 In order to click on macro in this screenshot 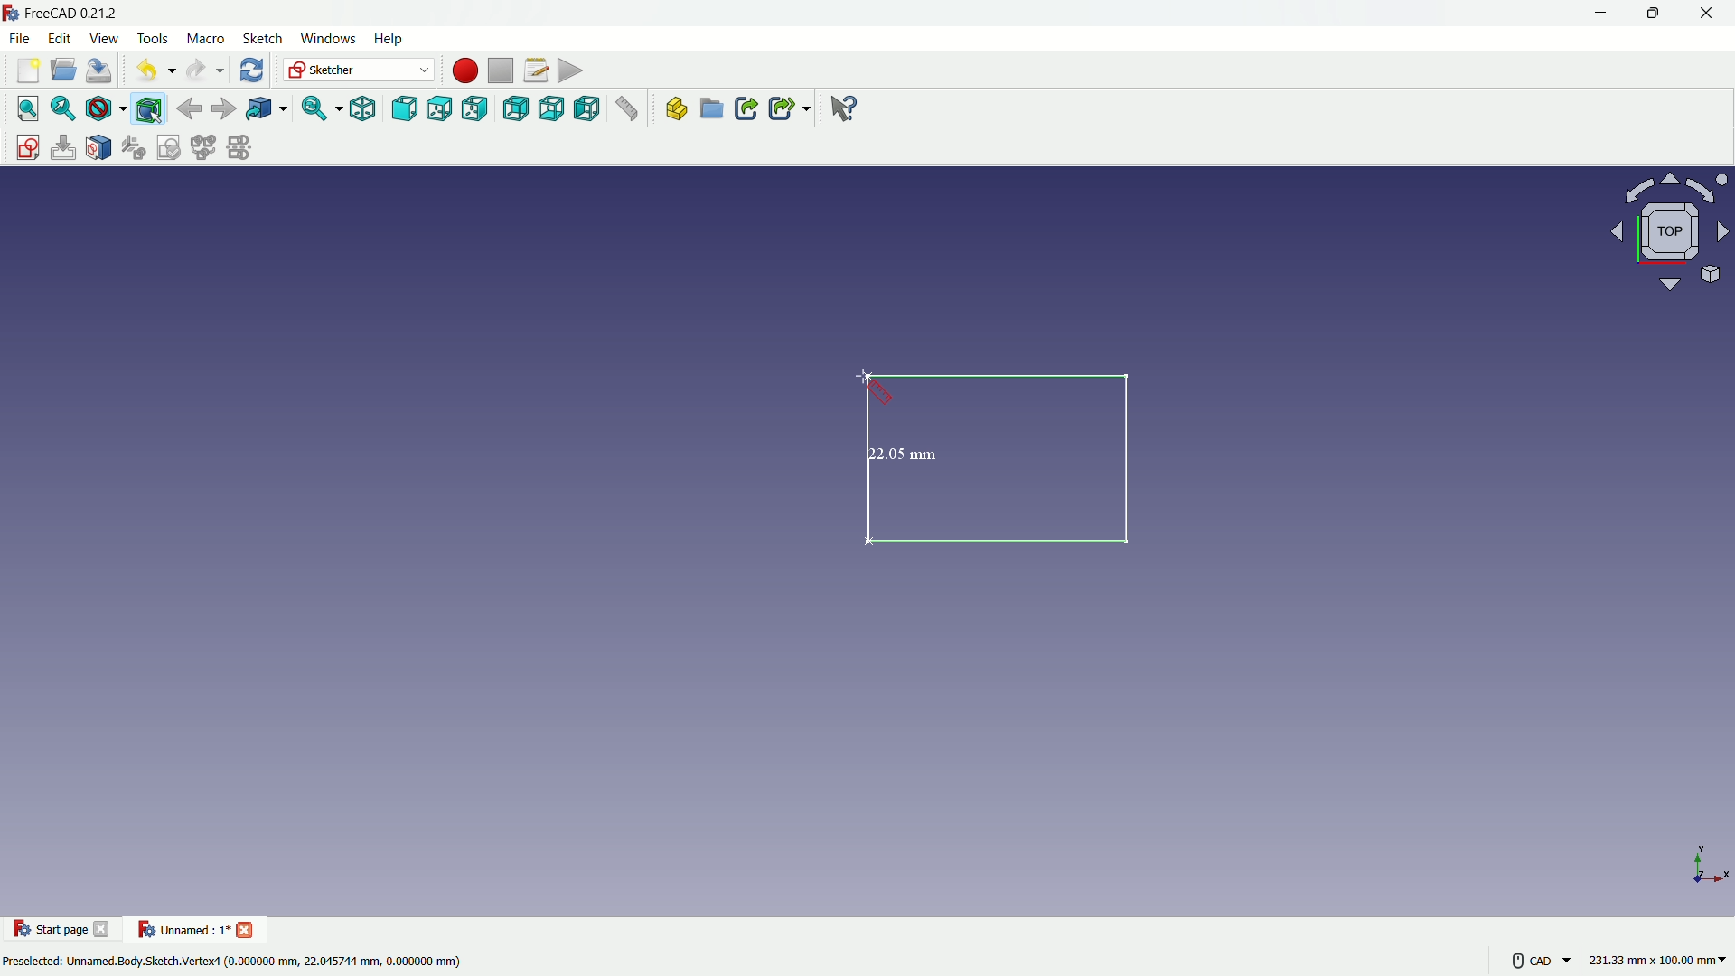, I will do `click(204, 39)`.